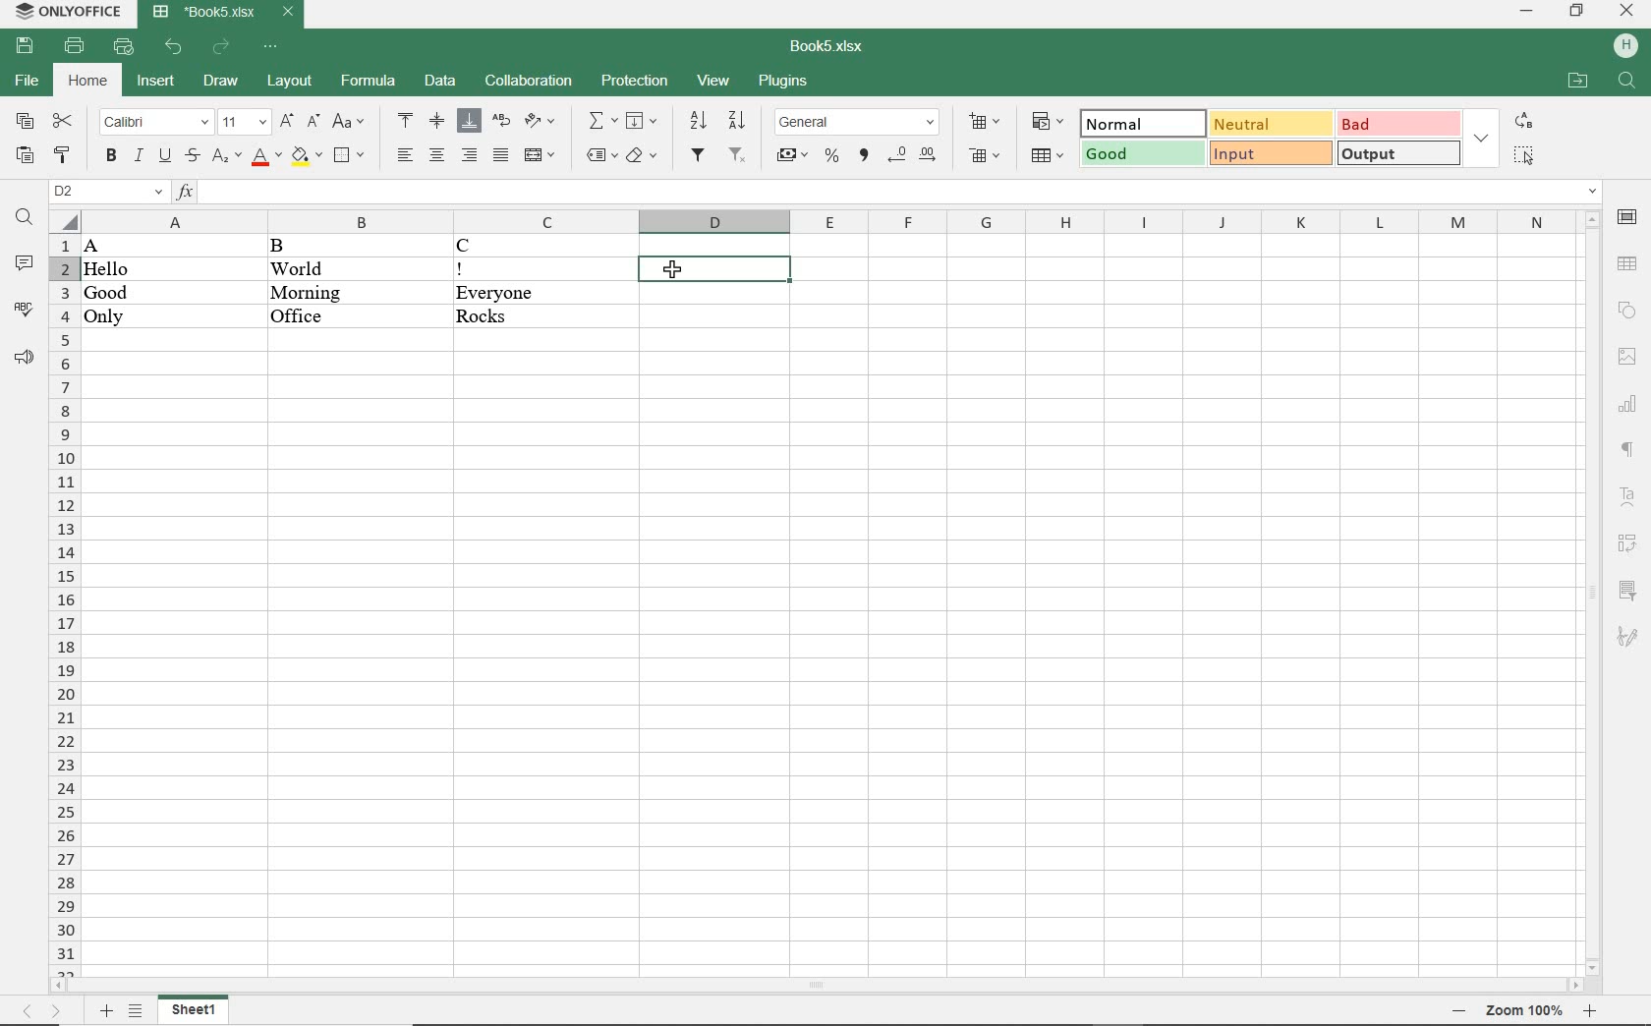  Describe the element at coordinates (1523, 1009) in the screenshot. I see `zoom in or zoom out` at that location.